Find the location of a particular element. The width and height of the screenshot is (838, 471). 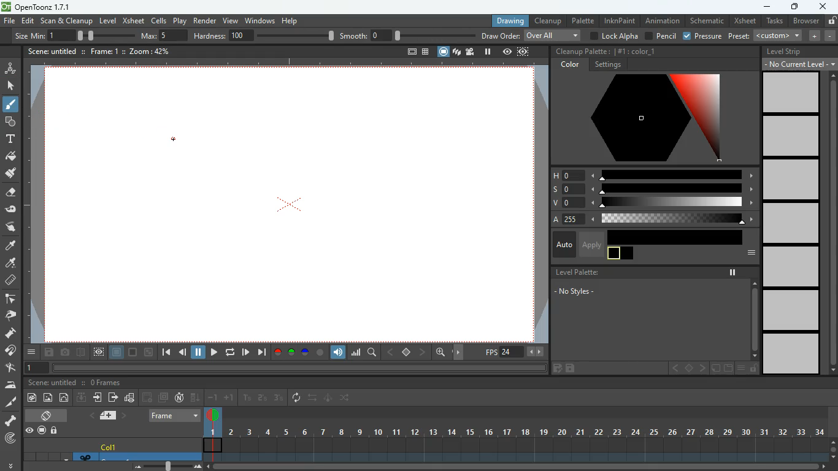

send is located at coordinates (113, 397).